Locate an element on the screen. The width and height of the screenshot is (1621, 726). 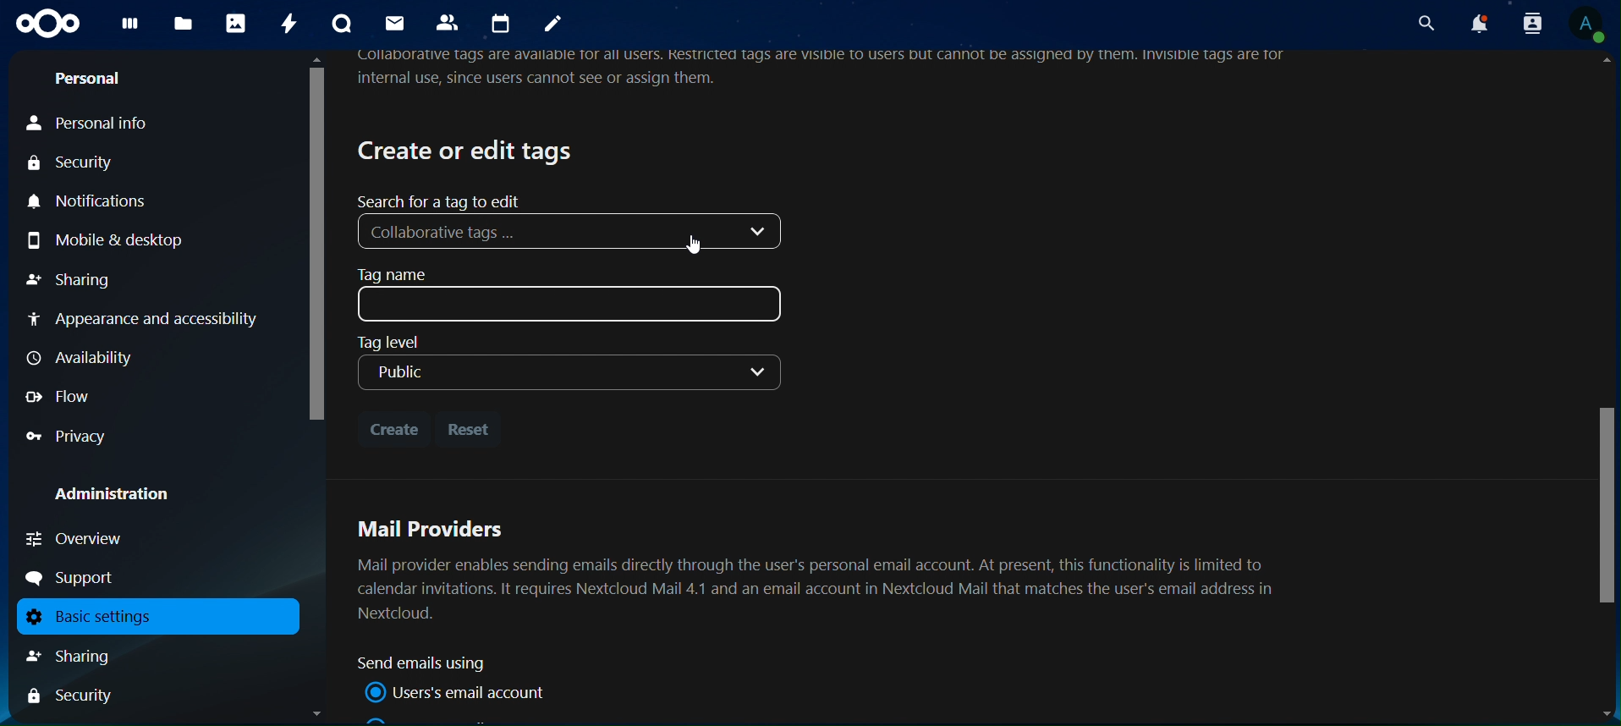
support is located at coordinates (77, 578).